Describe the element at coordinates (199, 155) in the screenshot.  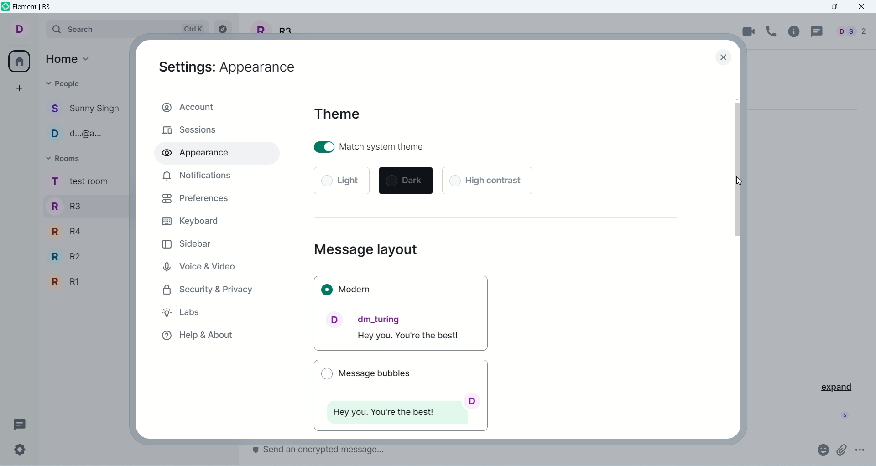
I see `appearance` at that location.